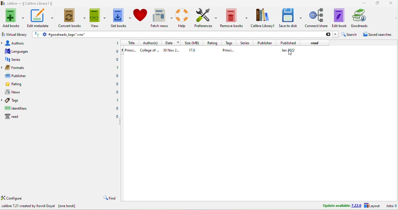 The height and width of the screenshot is (210, 398). Describe the element at coordinates (391, 206) in the screenshot. I see `jobs 0` at that location.